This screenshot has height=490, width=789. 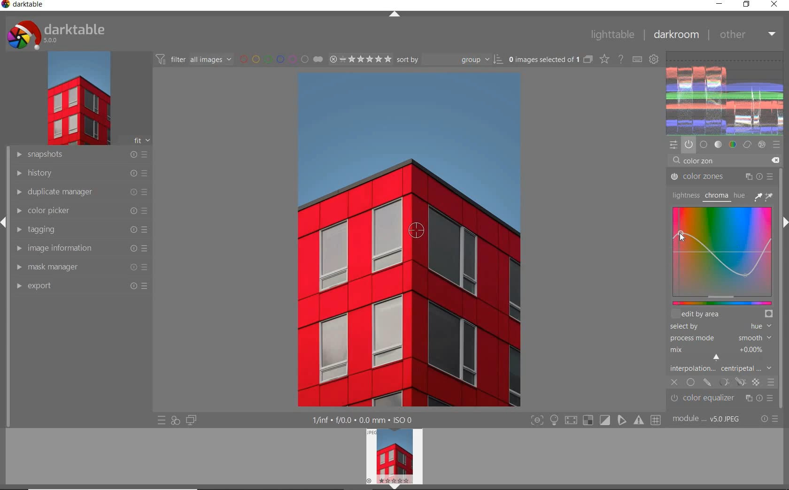 What do you see at coordinates (674, 383) in the screenshot?
I see `CLOSE` at bounding box center [674, 383].